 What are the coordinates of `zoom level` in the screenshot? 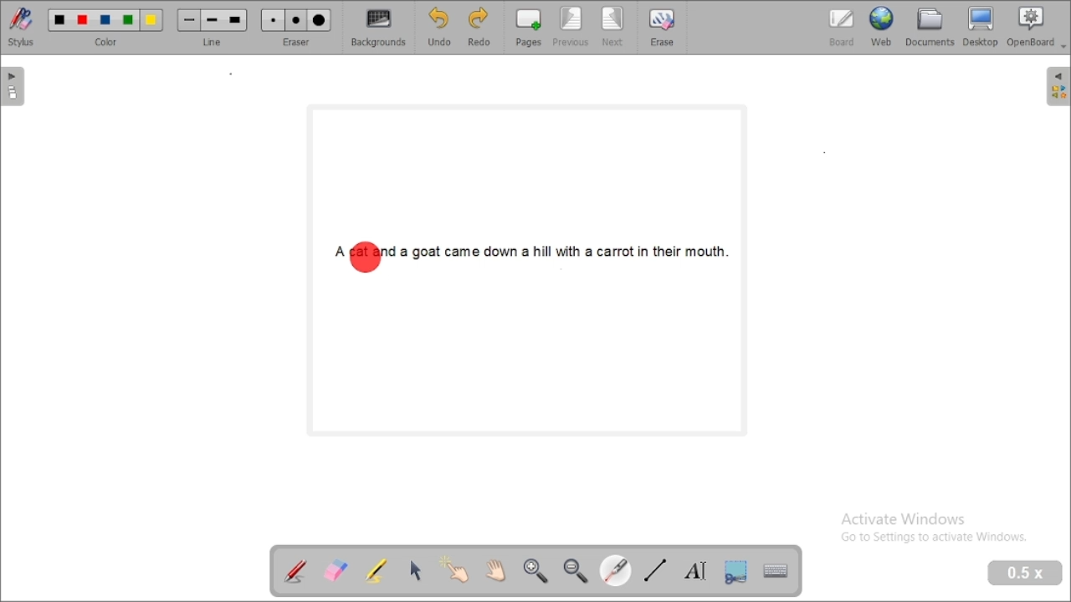 It's located at (1026, 574).